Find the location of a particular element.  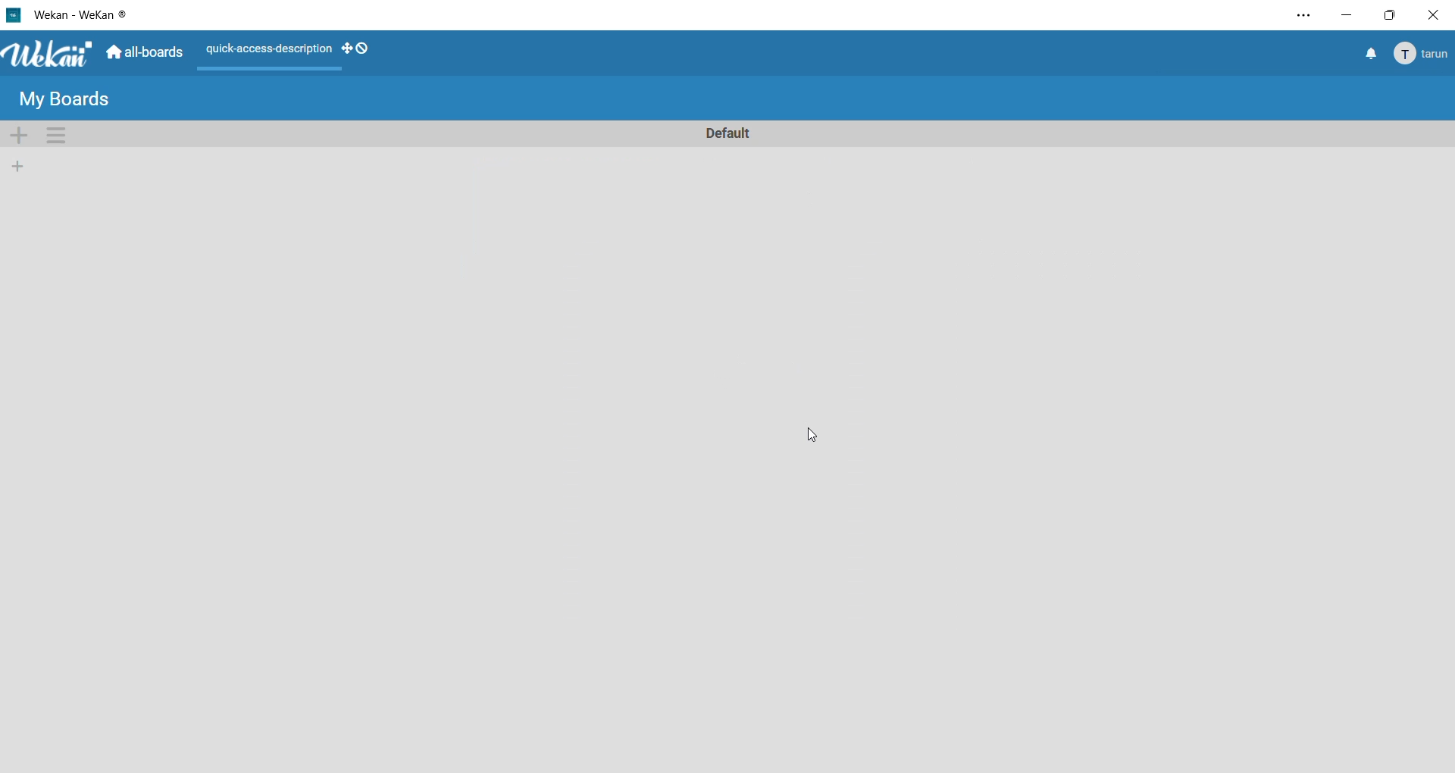

menu is located at coordinates (1419, 55).